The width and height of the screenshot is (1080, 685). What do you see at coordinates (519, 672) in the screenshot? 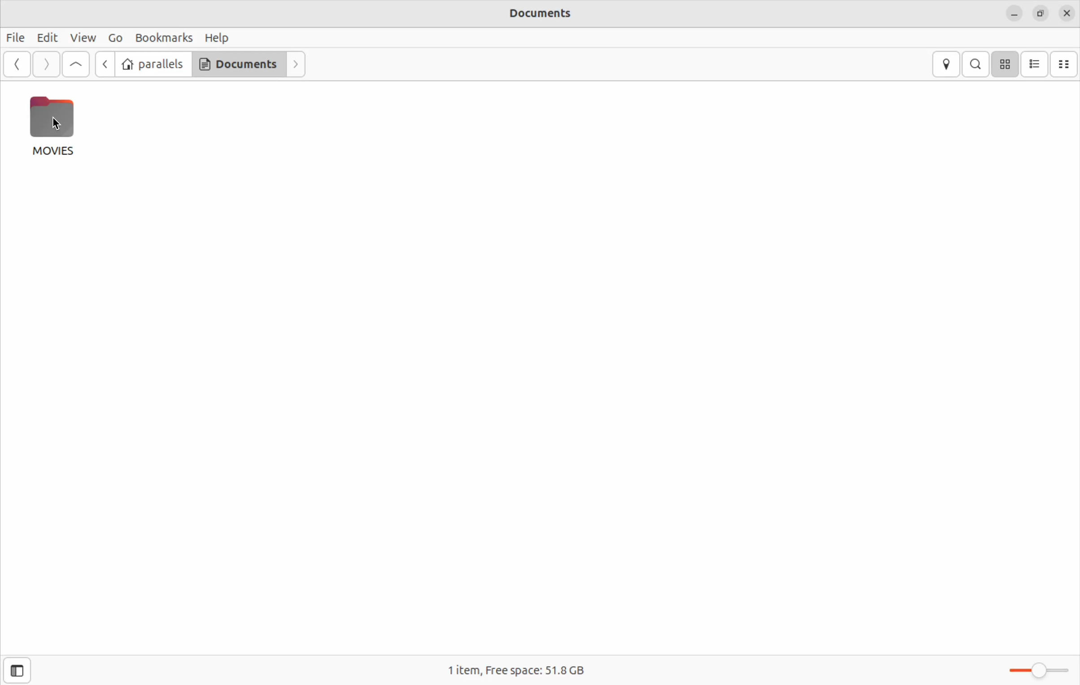
I see `1 item, Free space: 51.8 GB` at bounding box center [519, 672].